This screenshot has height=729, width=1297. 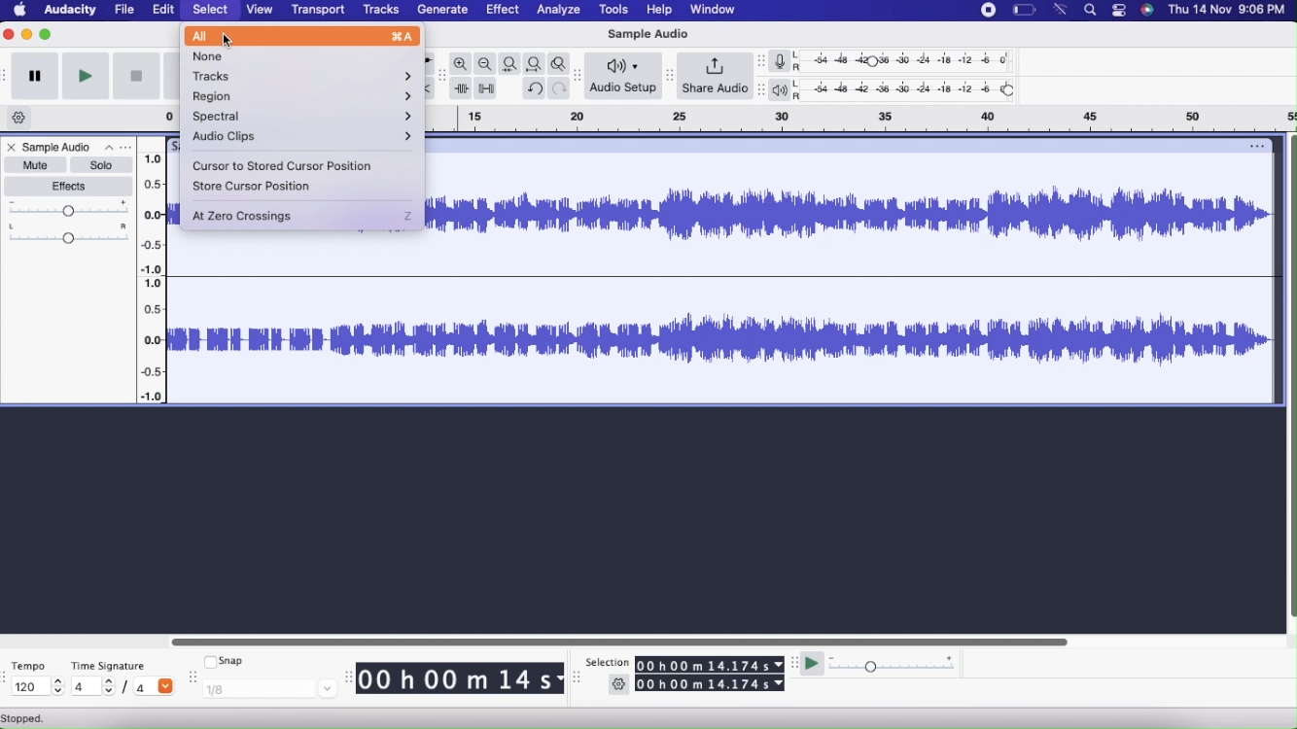 What do you see at coordinates (1094, 11) in the screenshot?
I see `Search ` at bounding box center [1094, 11].